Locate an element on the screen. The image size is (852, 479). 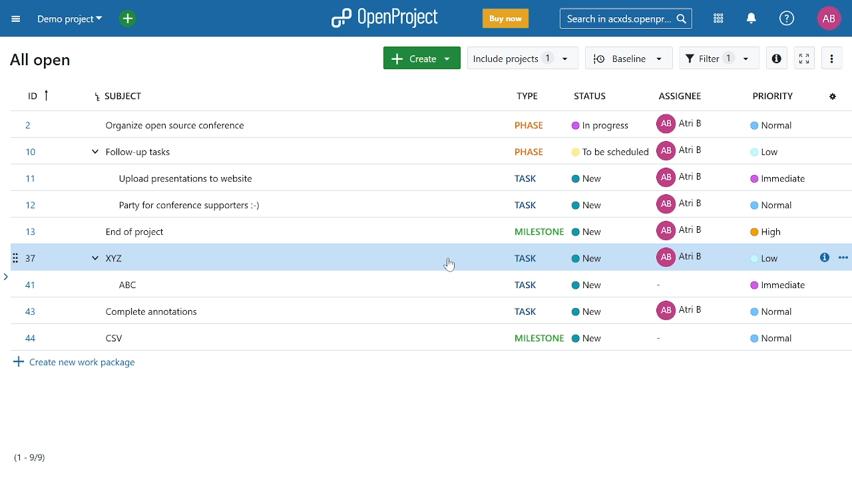
OpenProject logo is located at coordinates (387, 16).